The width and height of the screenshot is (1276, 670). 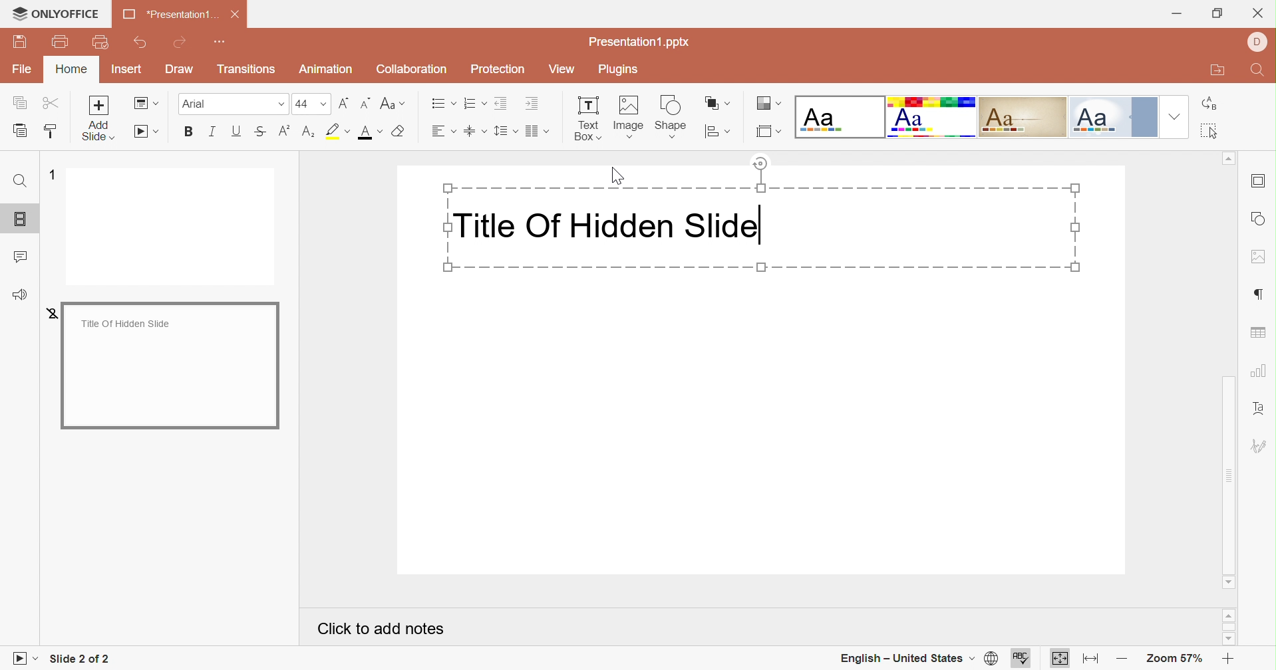 I want to click on Italic, so click(x=216, y=132).